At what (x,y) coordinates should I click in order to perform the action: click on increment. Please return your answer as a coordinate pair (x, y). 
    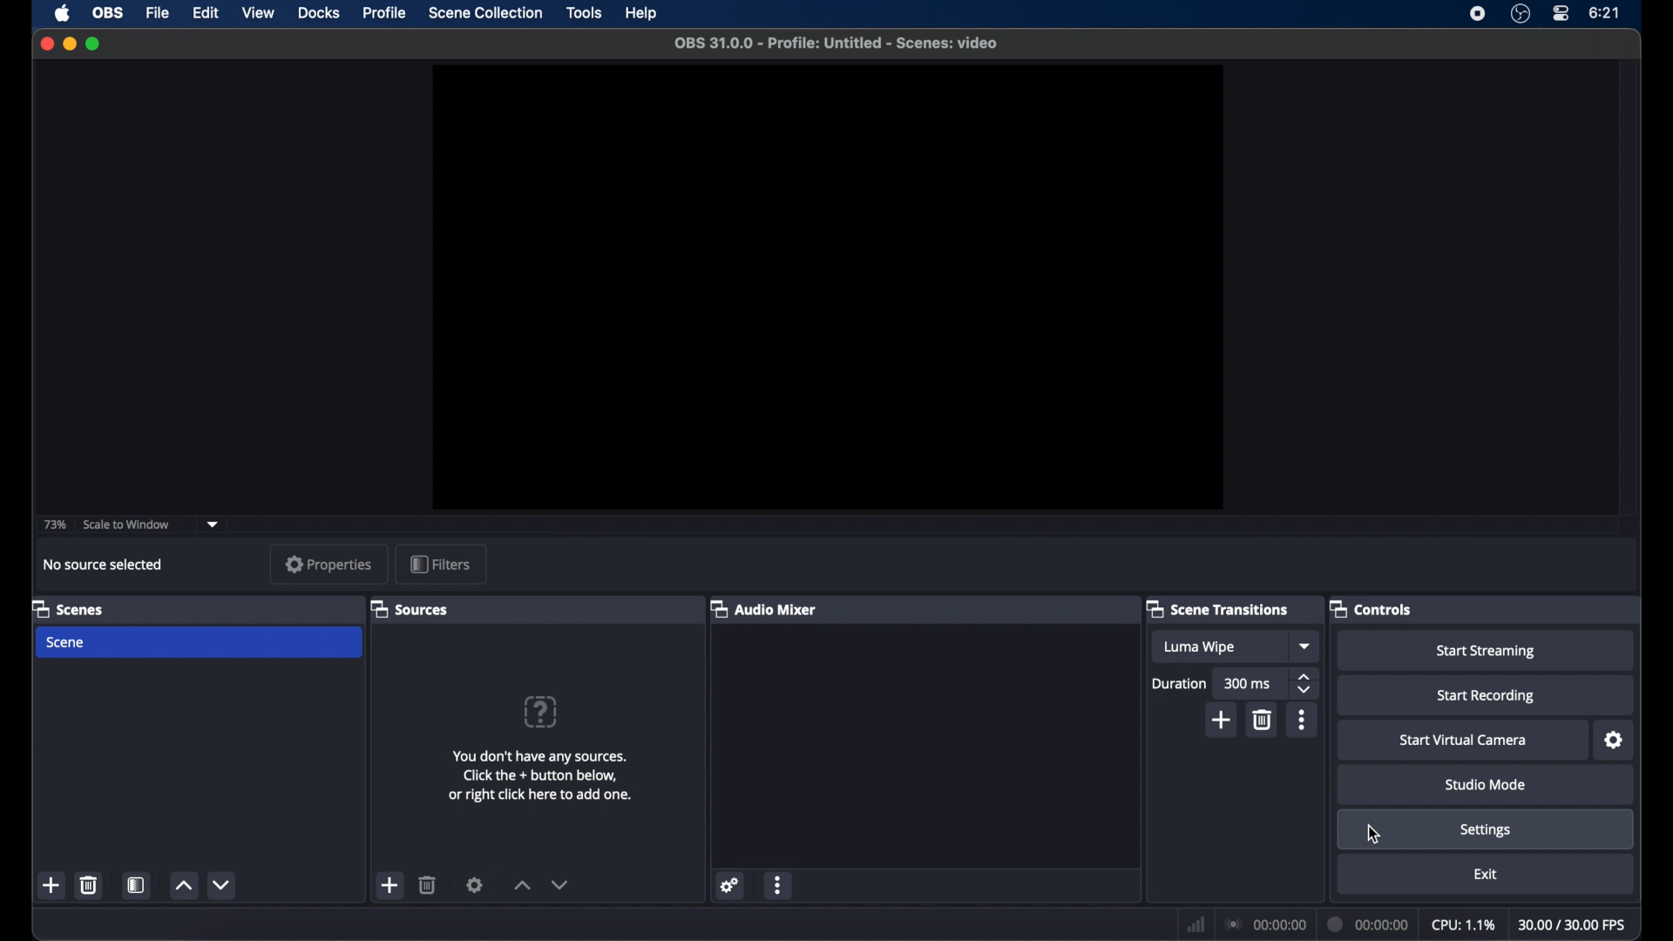
    Looking at the image, I should click on (522, 885).